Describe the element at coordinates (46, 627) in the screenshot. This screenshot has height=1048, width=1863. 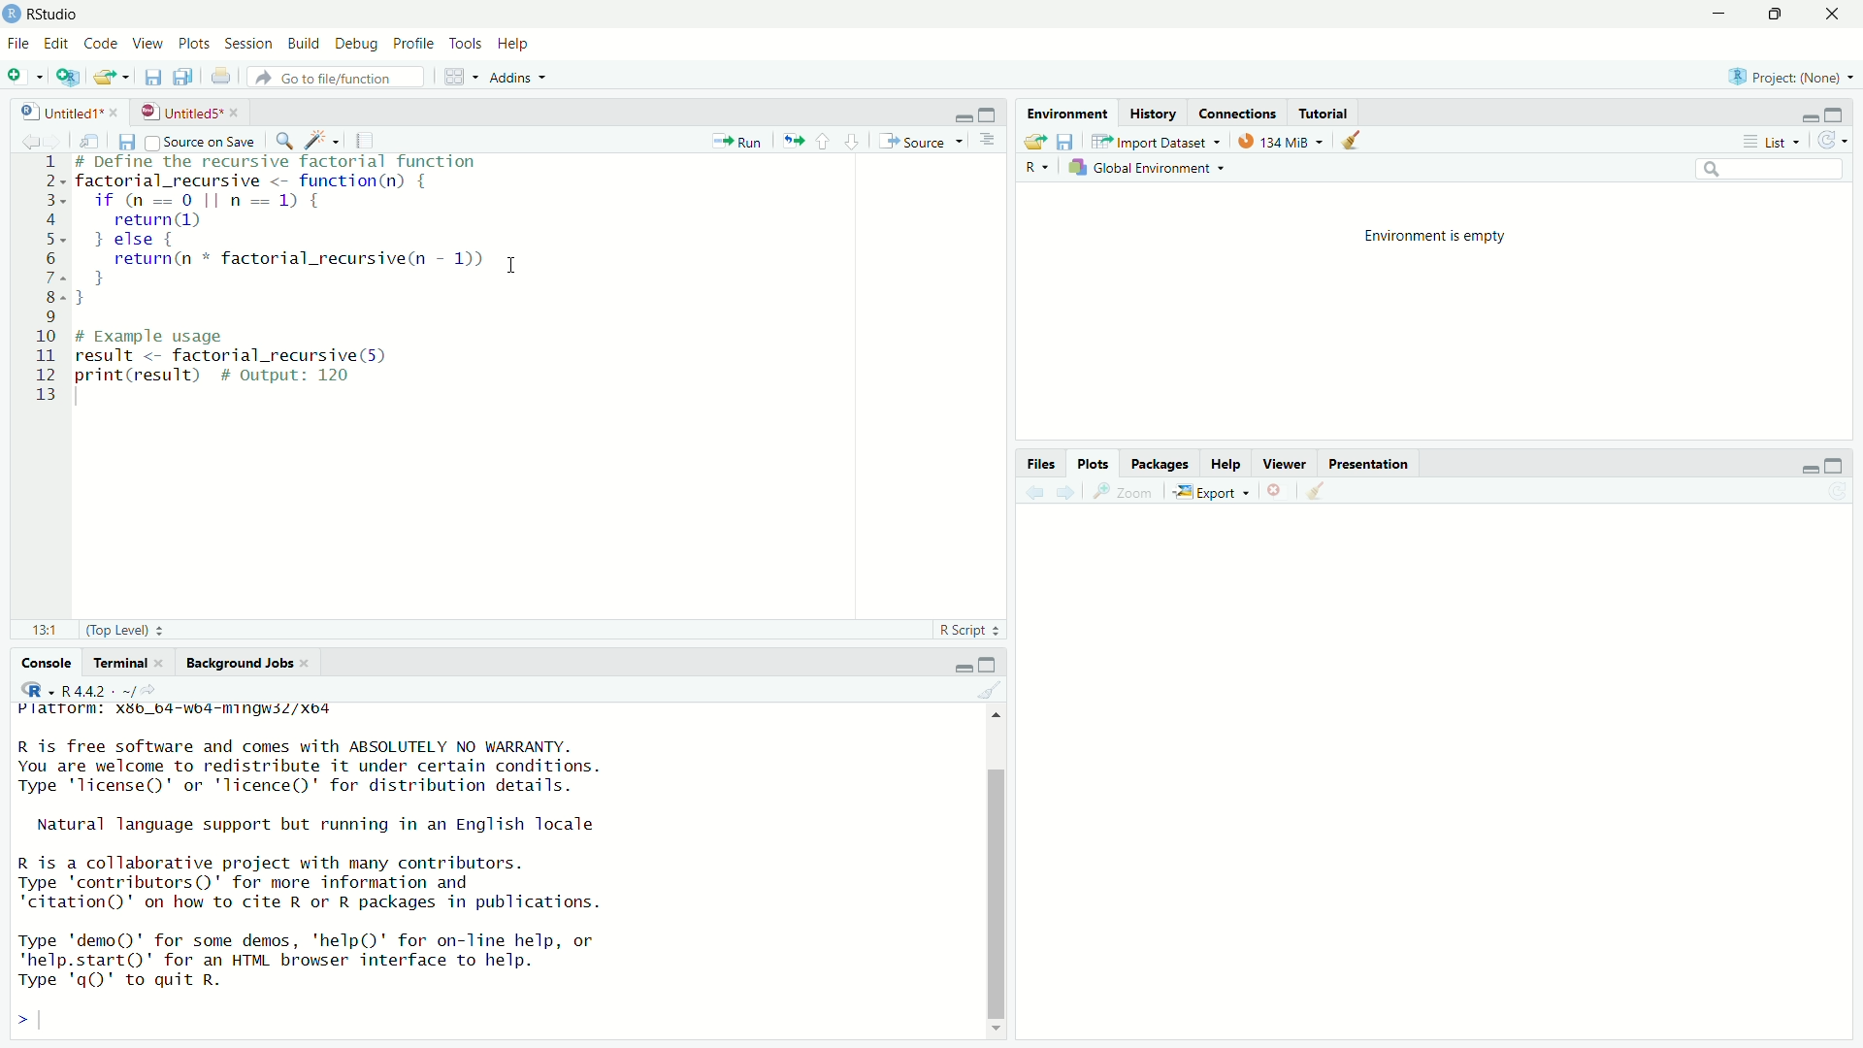
I see `13:1` at that location.